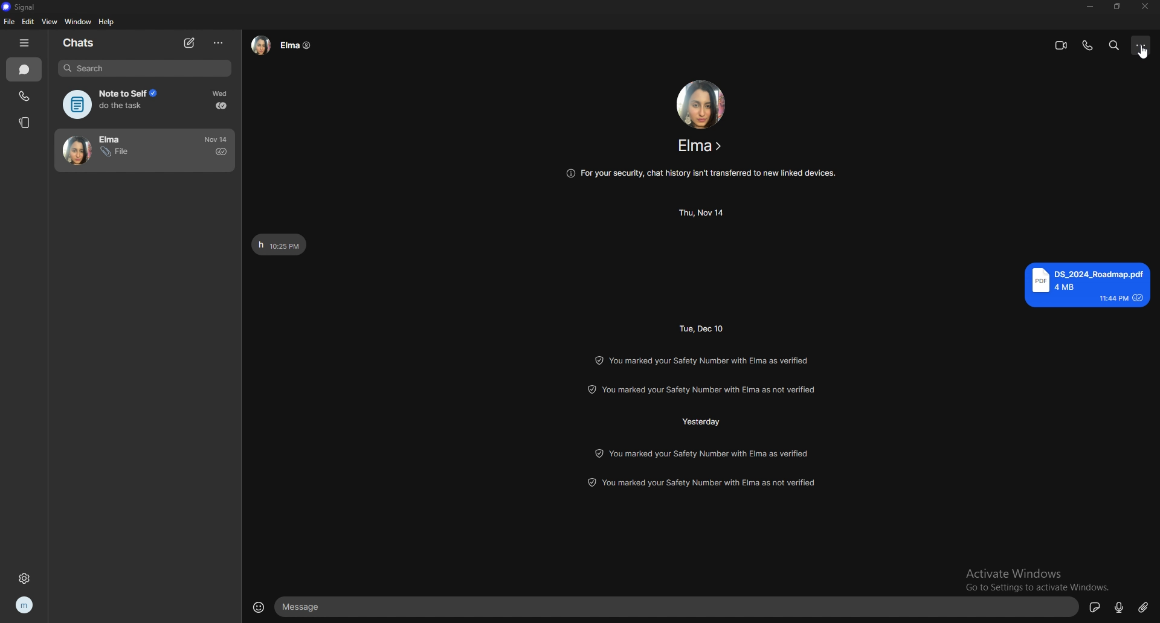 This screenshot has height=623, width=1160. Describe the element at coordinates (189, 43) in the screenshot. I see `new chat` at that location.